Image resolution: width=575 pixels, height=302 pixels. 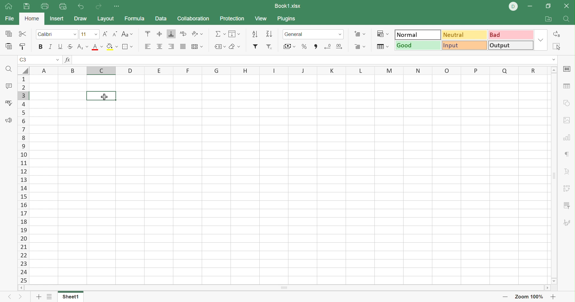 I want to click on Open file location, so click(x=547, y=18).